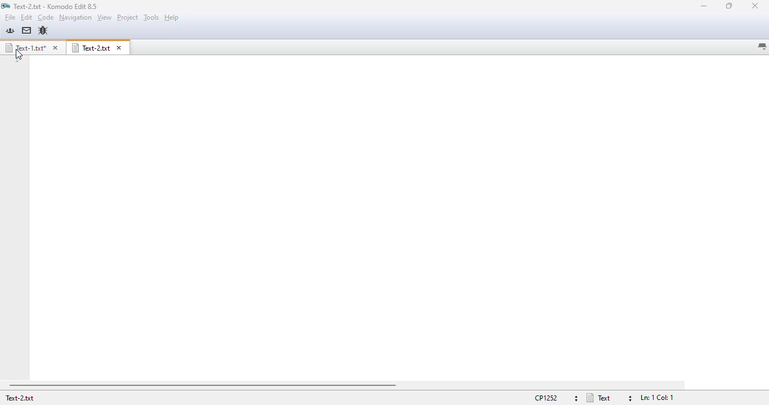 The width and height of the screenshot is (769, 405). Describe the element at coordinates (610, 398) in the screenshot. I see `file type` at that location.